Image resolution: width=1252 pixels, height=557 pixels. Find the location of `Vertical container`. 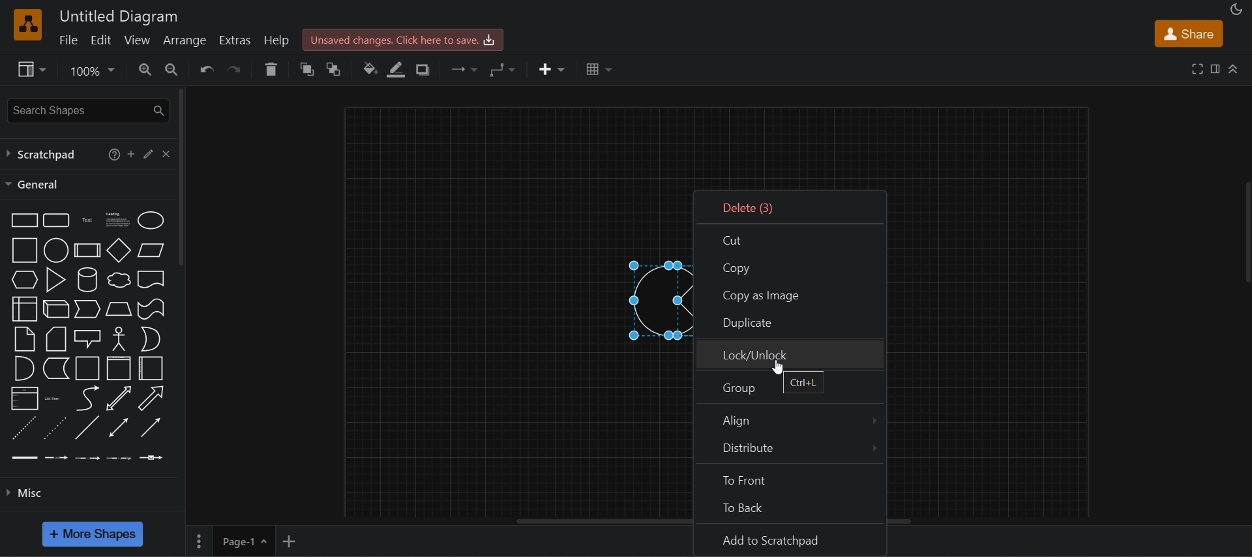

Vertical container is located at coordinates (119, 369).